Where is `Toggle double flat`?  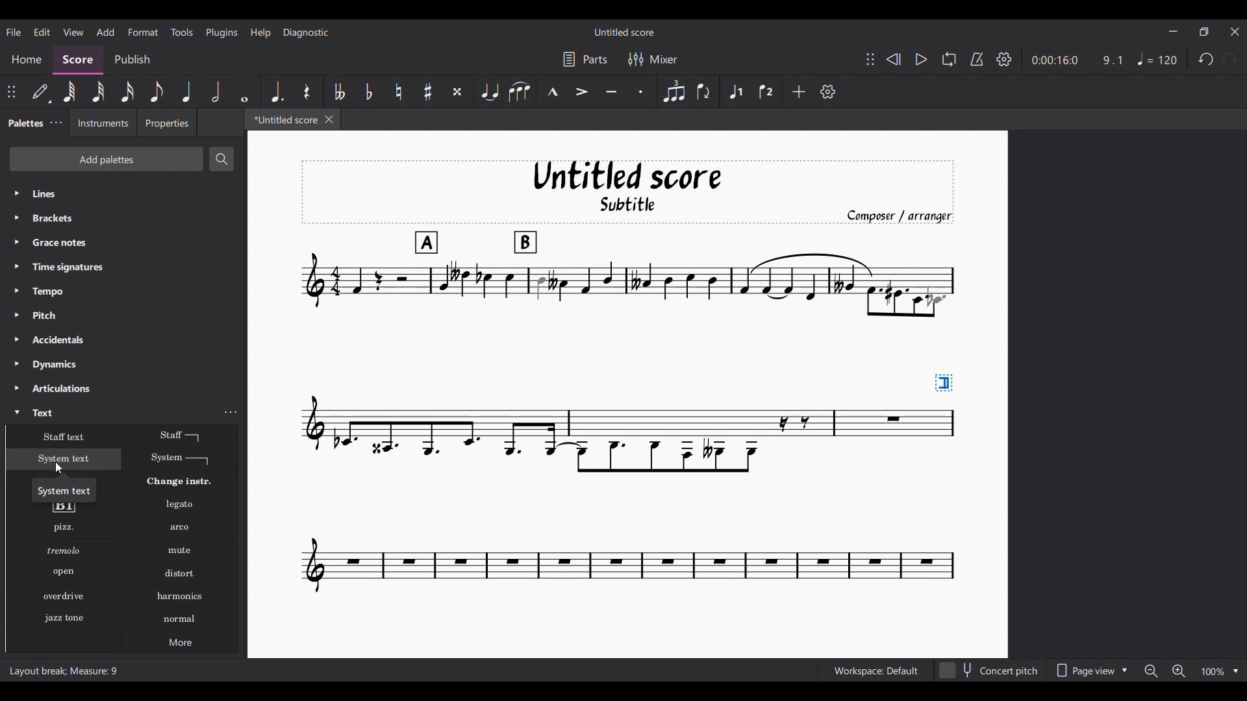 Toggle double flat is located at coordinates (338, 92).